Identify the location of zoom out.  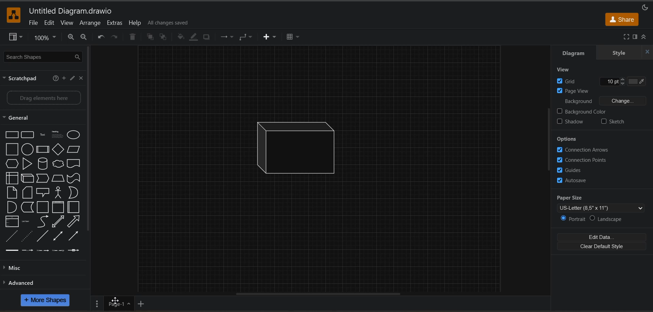
(85, 38).